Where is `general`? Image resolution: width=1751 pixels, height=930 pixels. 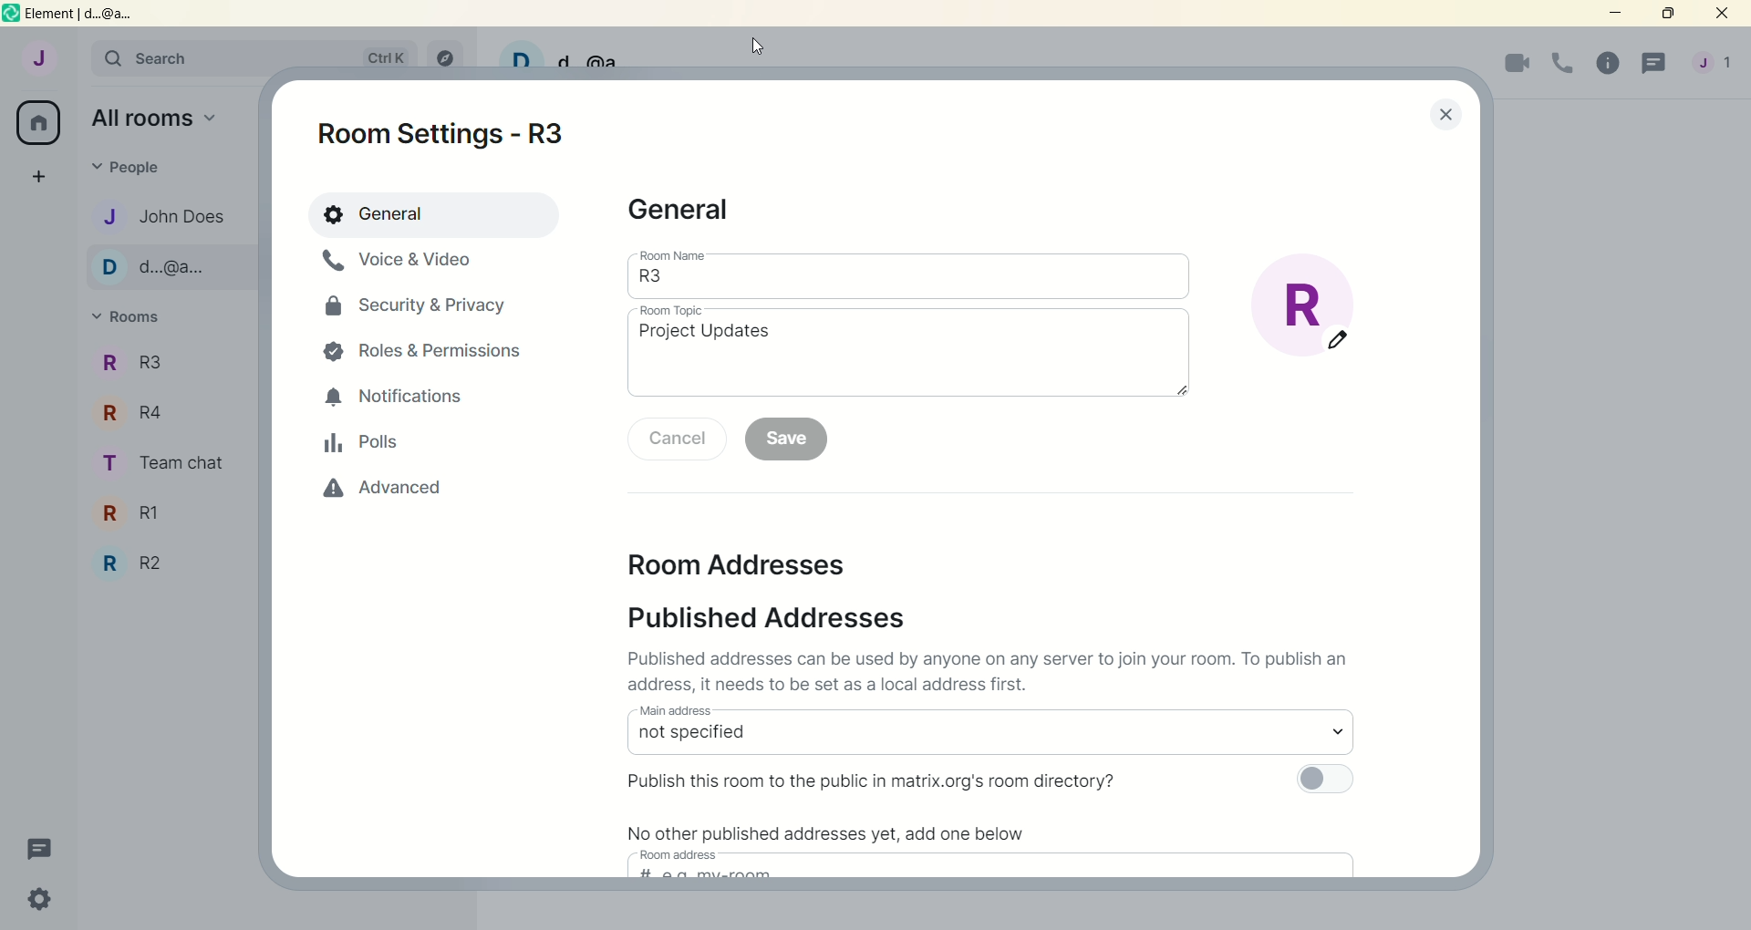 general is located at coordinates (436, 213).